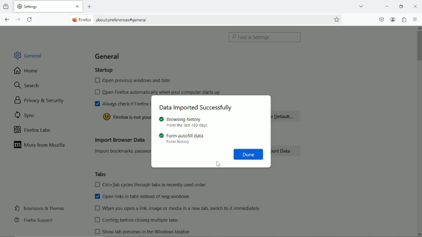 The width and height of the screenshot is (422, 237). What do you see at coordinates (337, 19) in the screenshot?
I see `Bookmark this page` at bounding box center [337, 19].